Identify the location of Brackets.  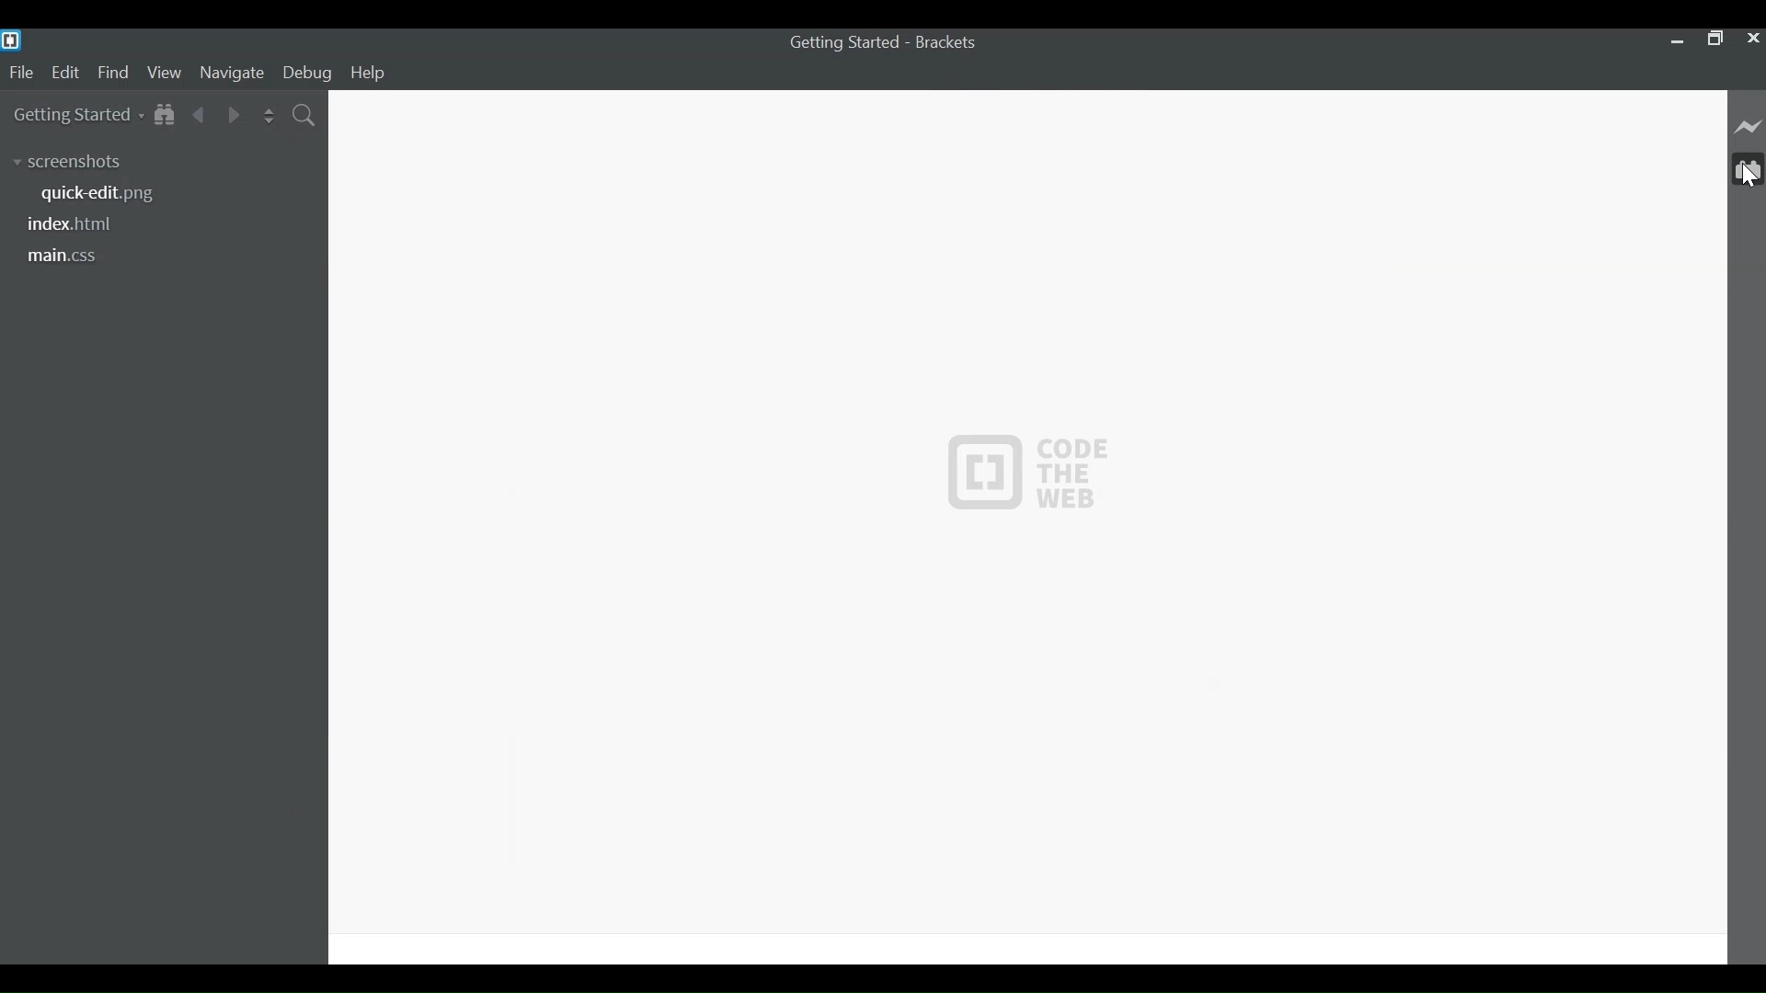
(951, 42).